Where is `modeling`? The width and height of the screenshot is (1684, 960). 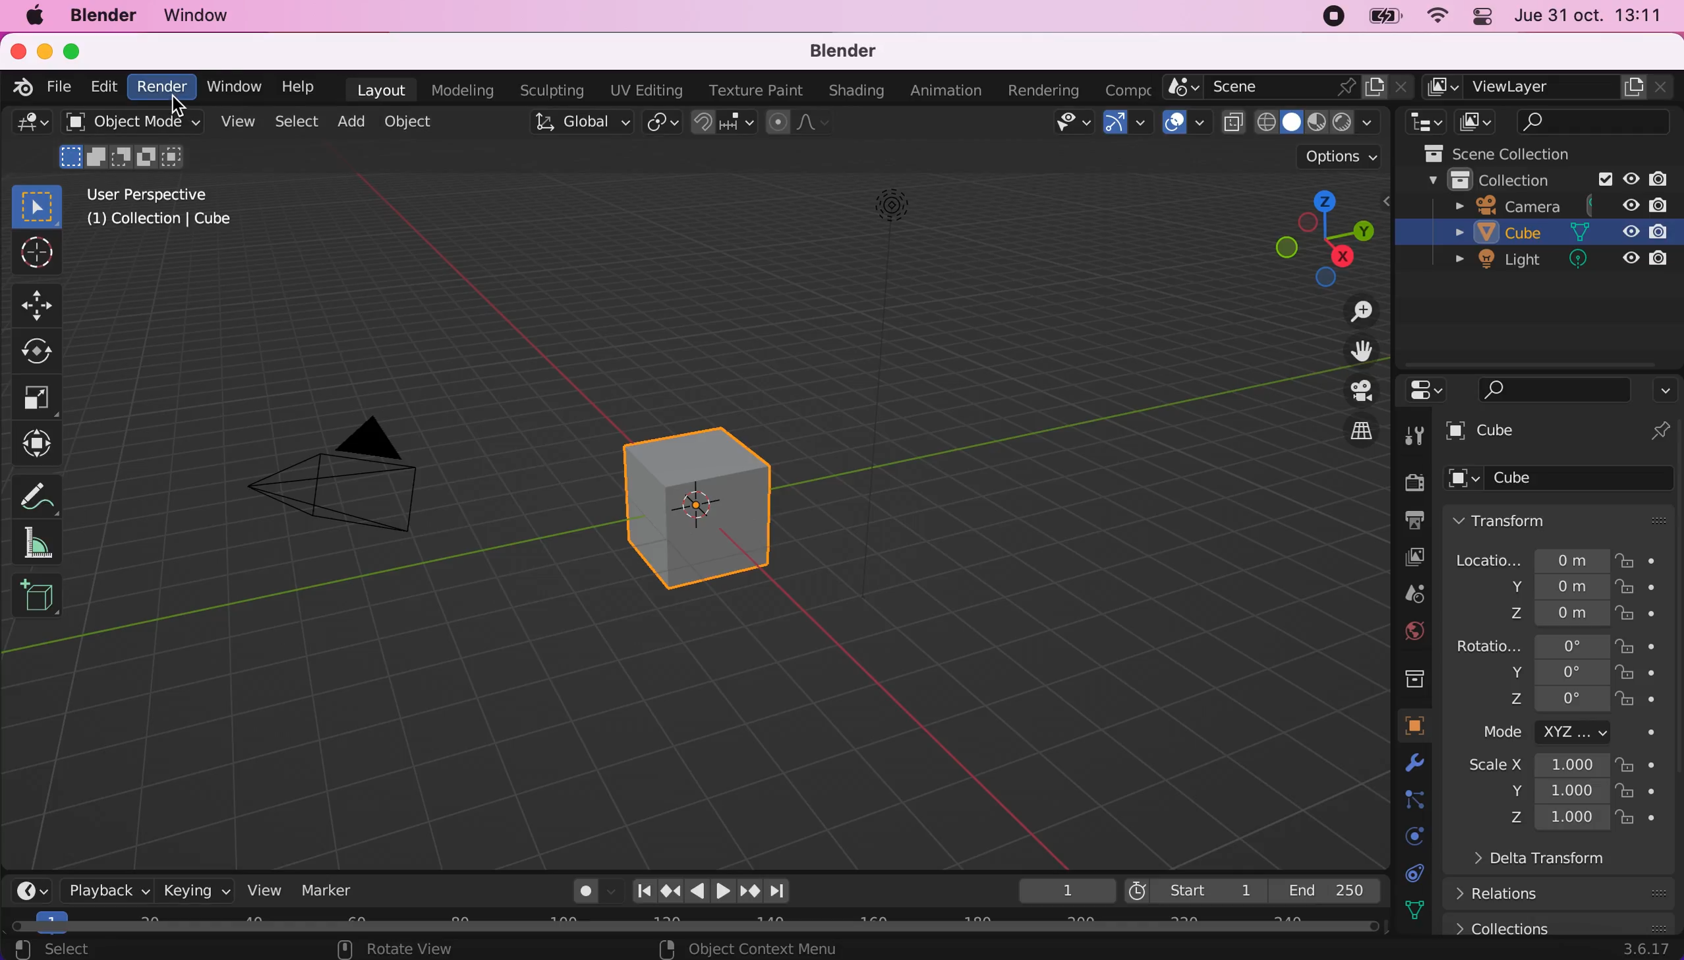 modeling is located at coordinates (464, 90).